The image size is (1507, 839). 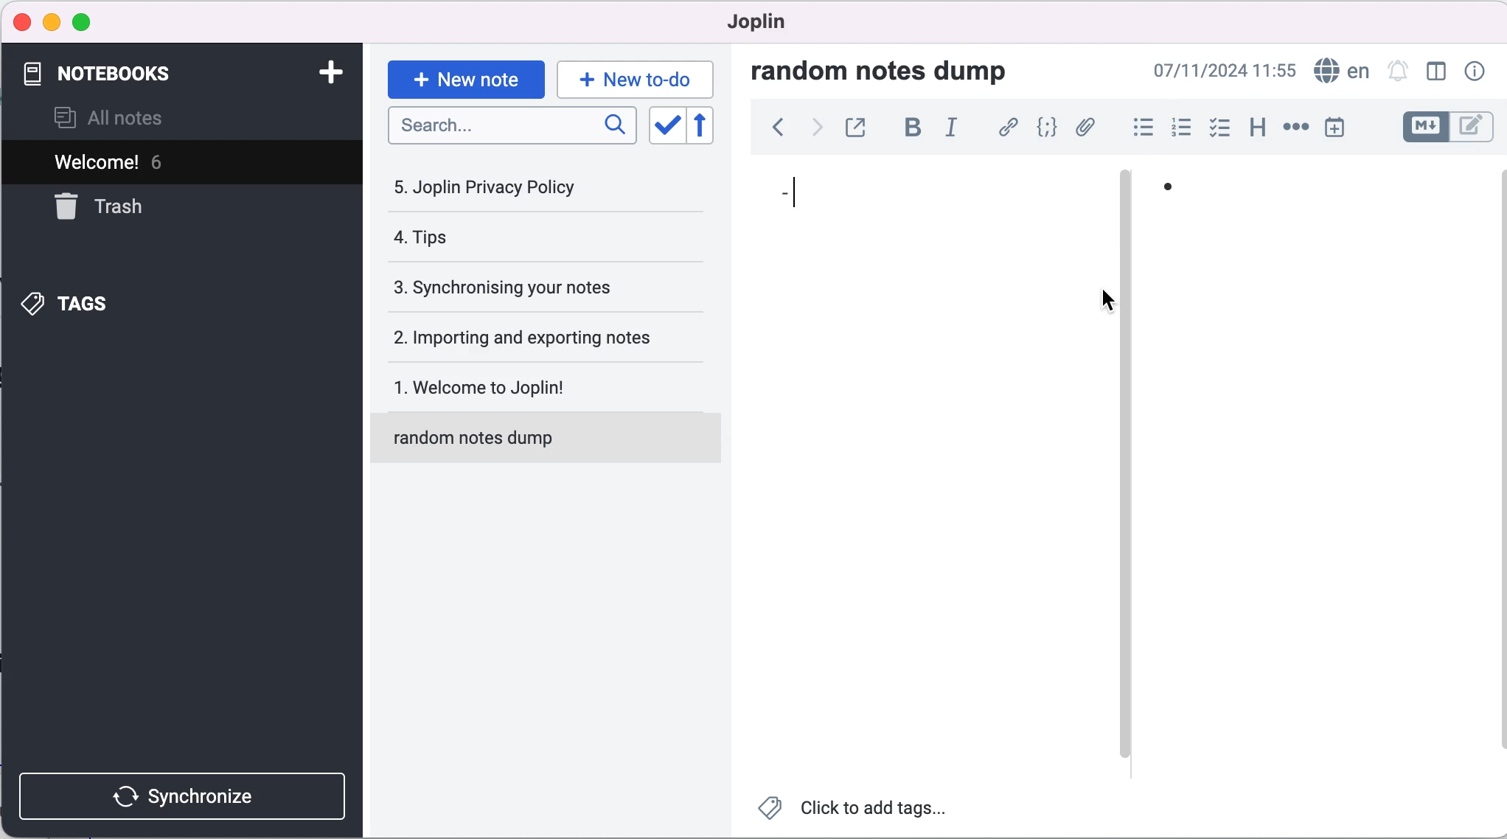 I want to click on toggle sort order field, so click(x=665, y=125).